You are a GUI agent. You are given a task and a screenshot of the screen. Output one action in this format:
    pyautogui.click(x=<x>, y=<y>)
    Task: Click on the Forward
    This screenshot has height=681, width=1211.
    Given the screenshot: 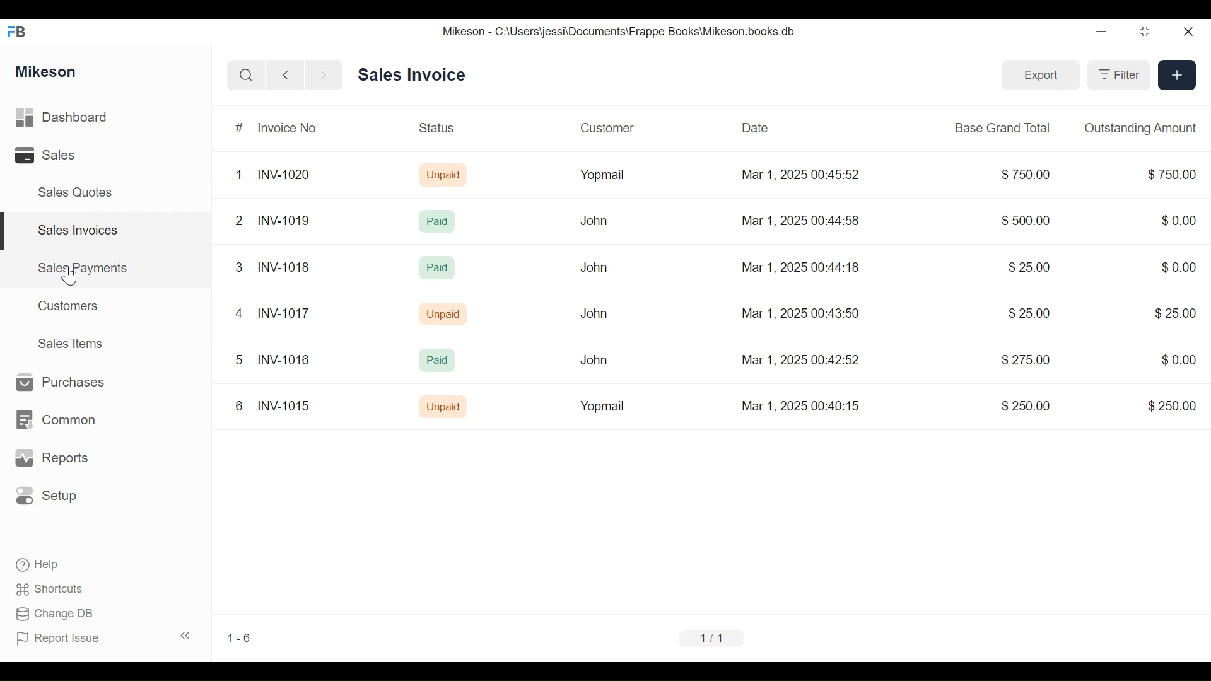 What is the action you would take?
    pyautogui.click(x=328, y=74)
    